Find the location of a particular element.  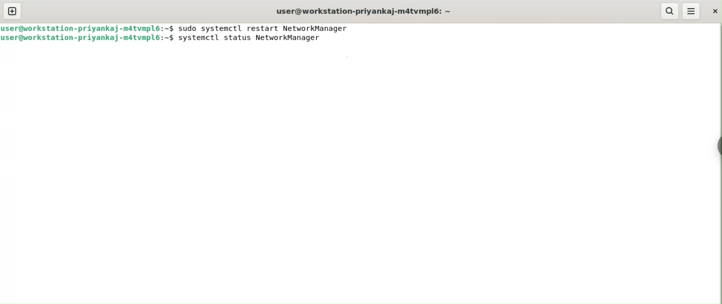

sudo systemctl restart NetworkManager is located at coordinates (266, 28).